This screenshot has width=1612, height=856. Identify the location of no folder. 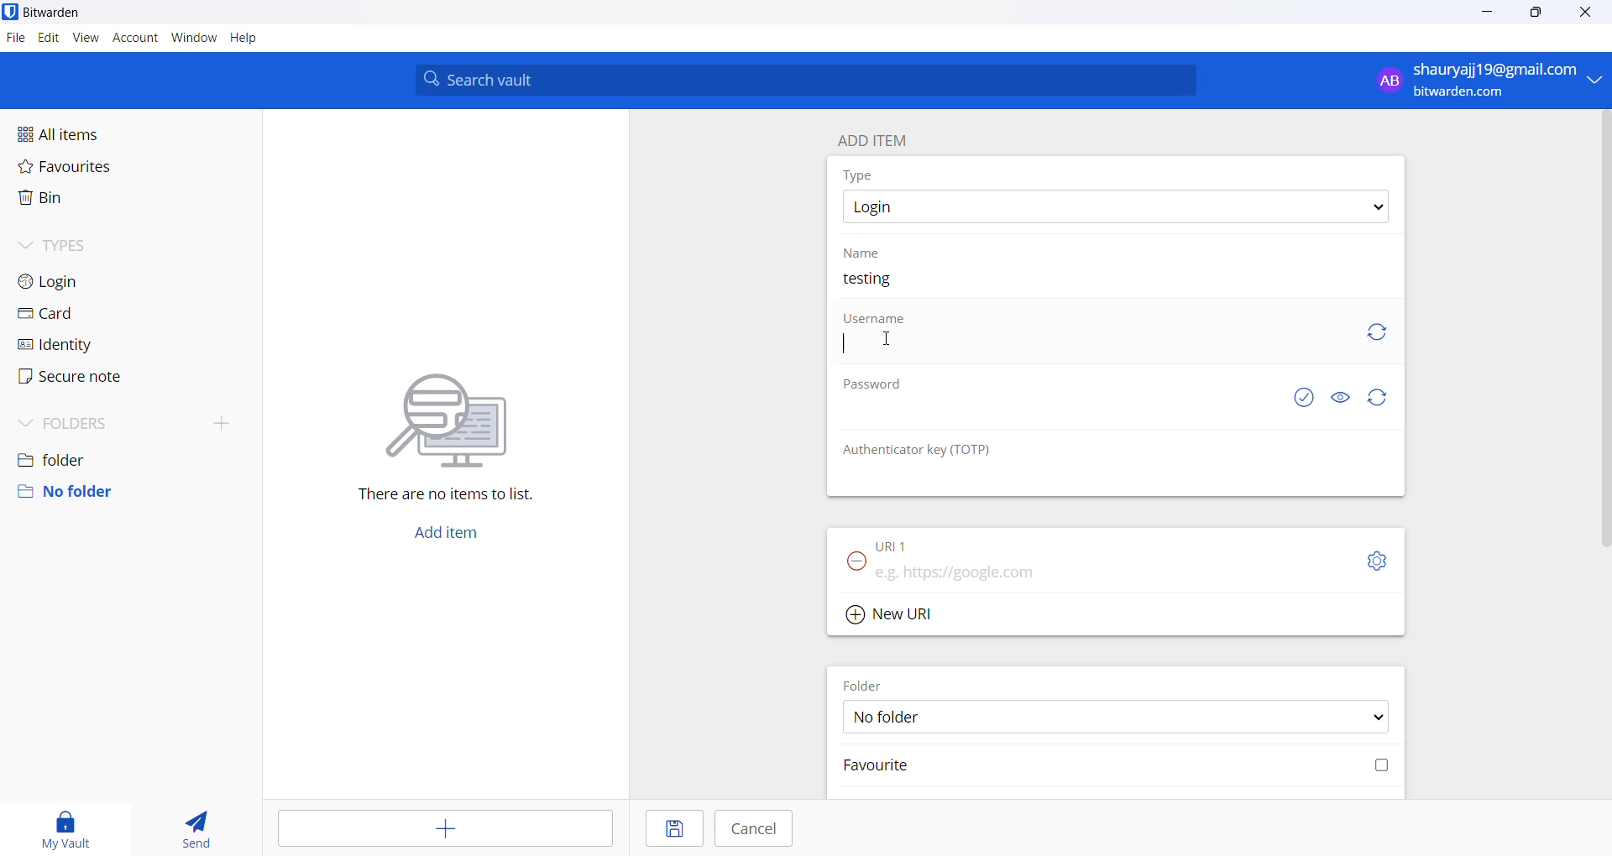
(124, 492).